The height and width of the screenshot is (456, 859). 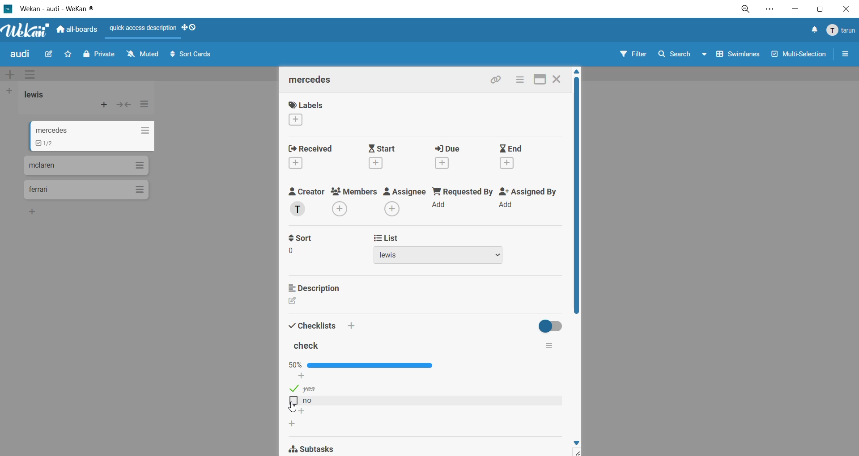 What do you see at coordinates (293, 407) in the screenshot?
I see `cursor` at bounding box center [293, 407].